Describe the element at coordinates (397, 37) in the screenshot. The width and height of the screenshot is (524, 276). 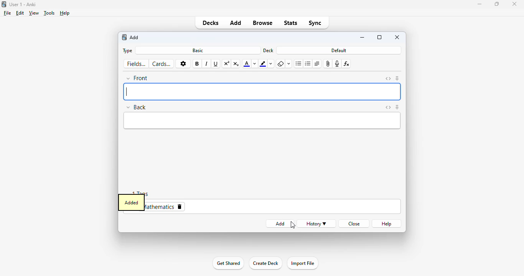
I see `close` at that location.